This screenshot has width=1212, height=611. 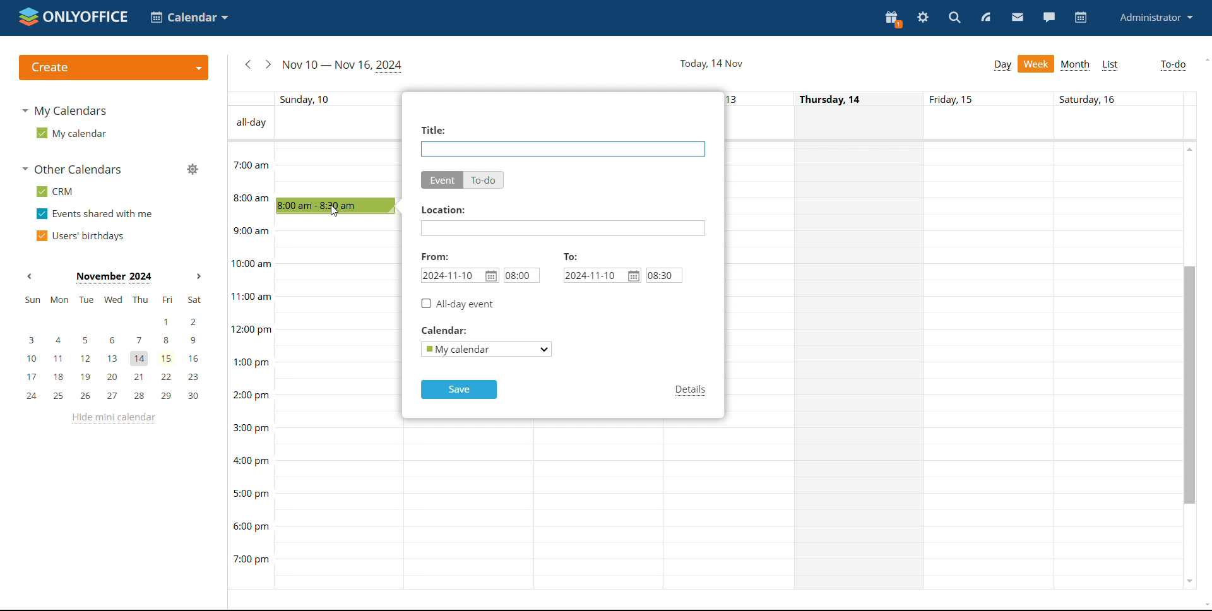 I want to click on from:, so click(x=435, y=256).